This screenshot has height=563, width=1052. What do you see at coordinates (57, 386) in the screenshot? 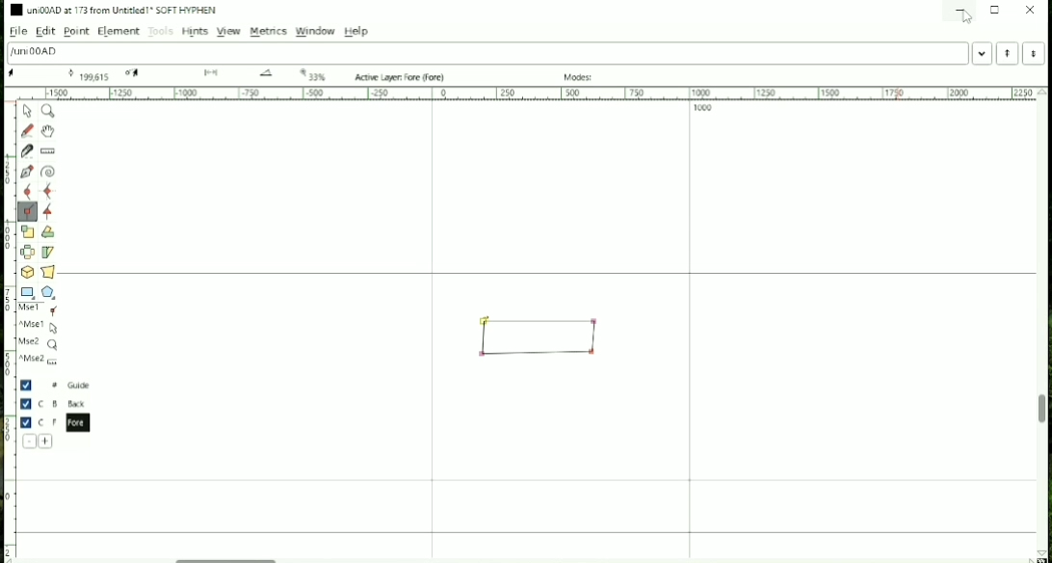
I see `Guide` at bounding box center [57, 386].